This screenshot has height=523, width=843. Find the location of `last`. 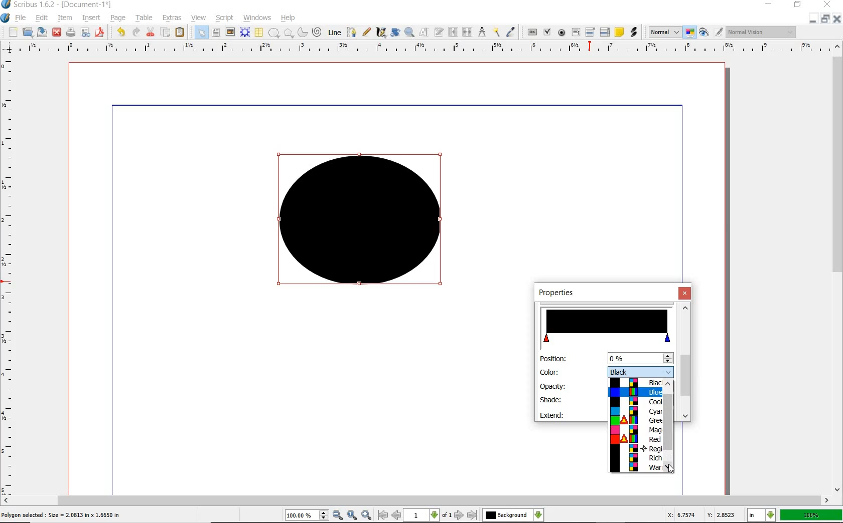

last is located at coordinates (472, 515).